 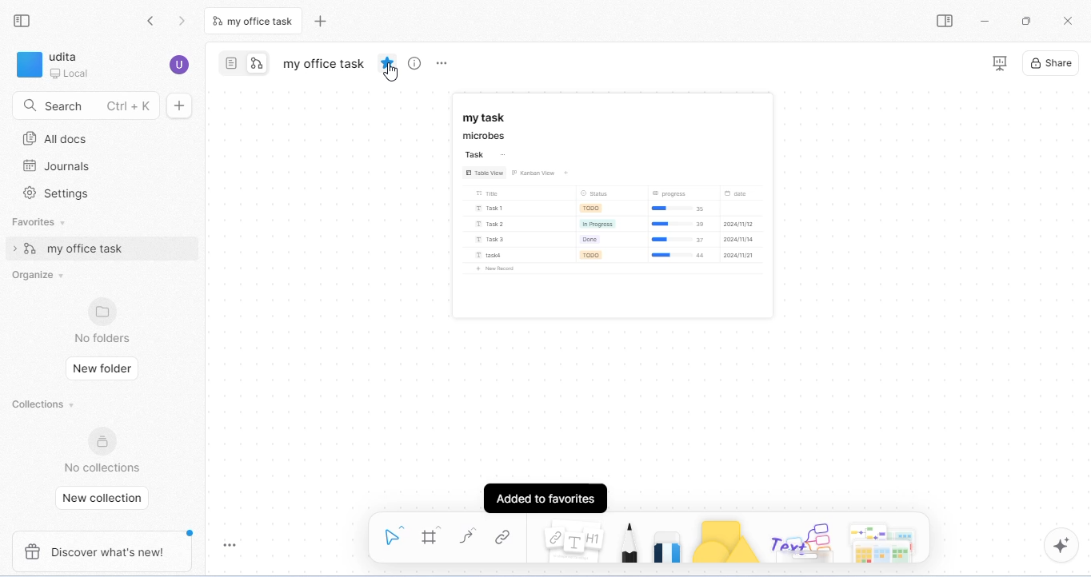 What do you see at coordinates (985, 22) in the screenshot?
I see `minimize` at bounding box center [985, 22].